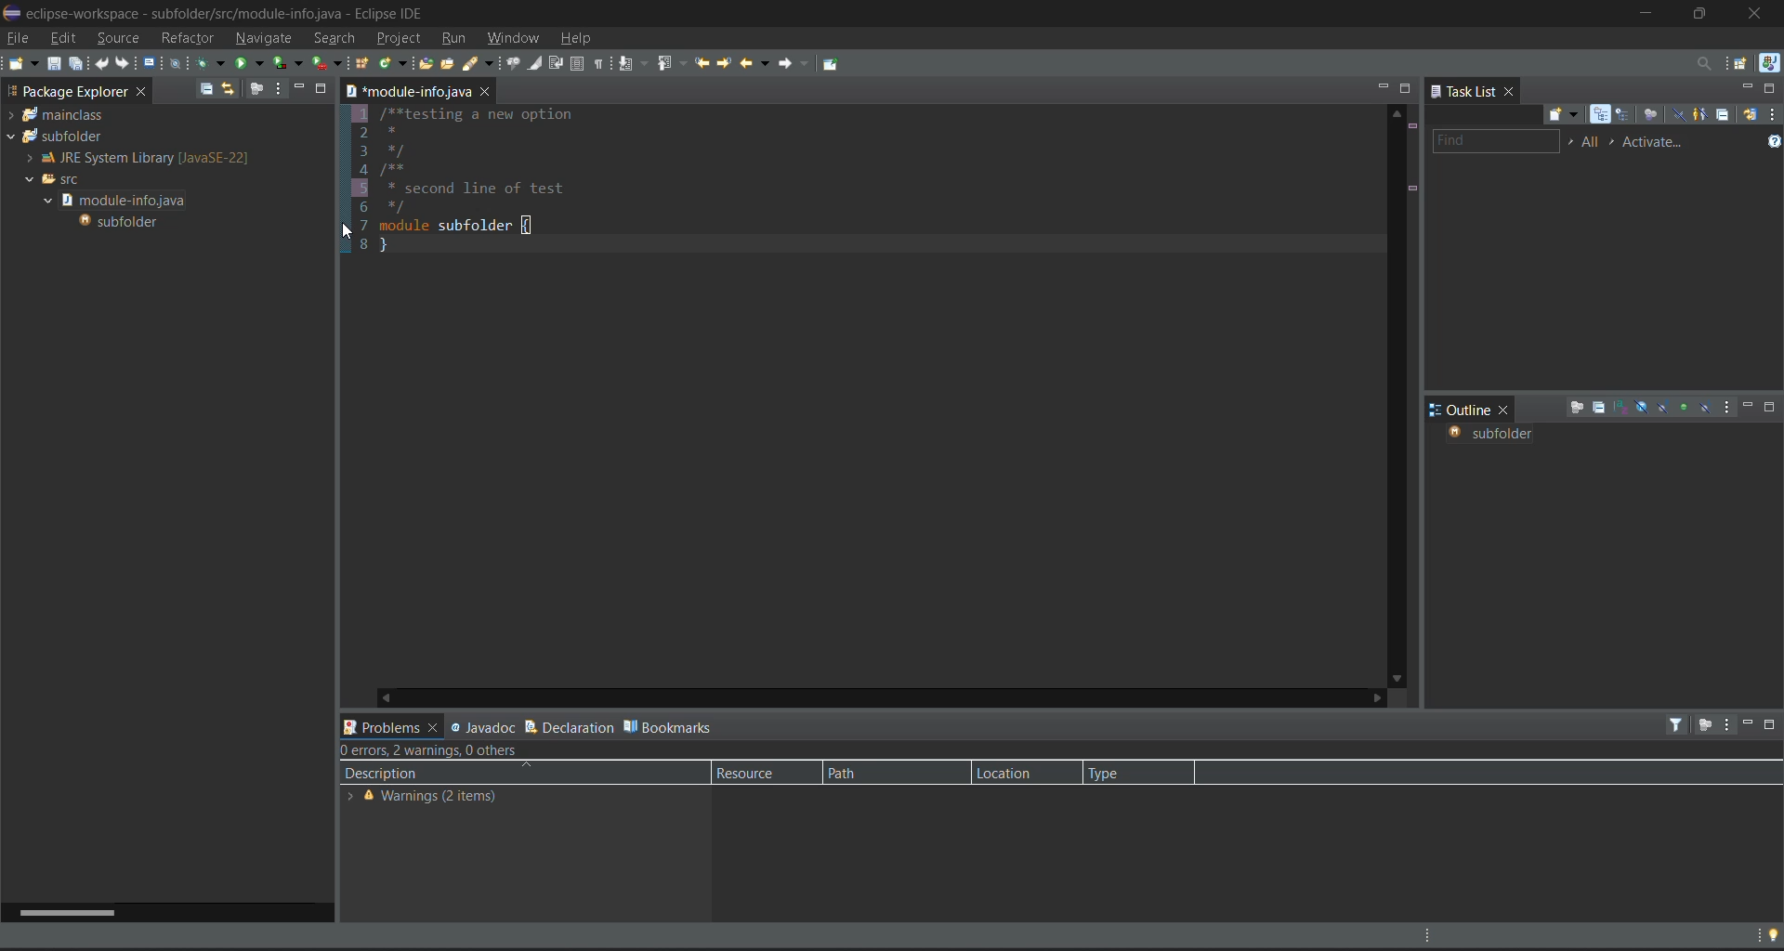 The height and width of the screenshot is (951, 1784). I want to click on open perspective, so click(1739, 61).